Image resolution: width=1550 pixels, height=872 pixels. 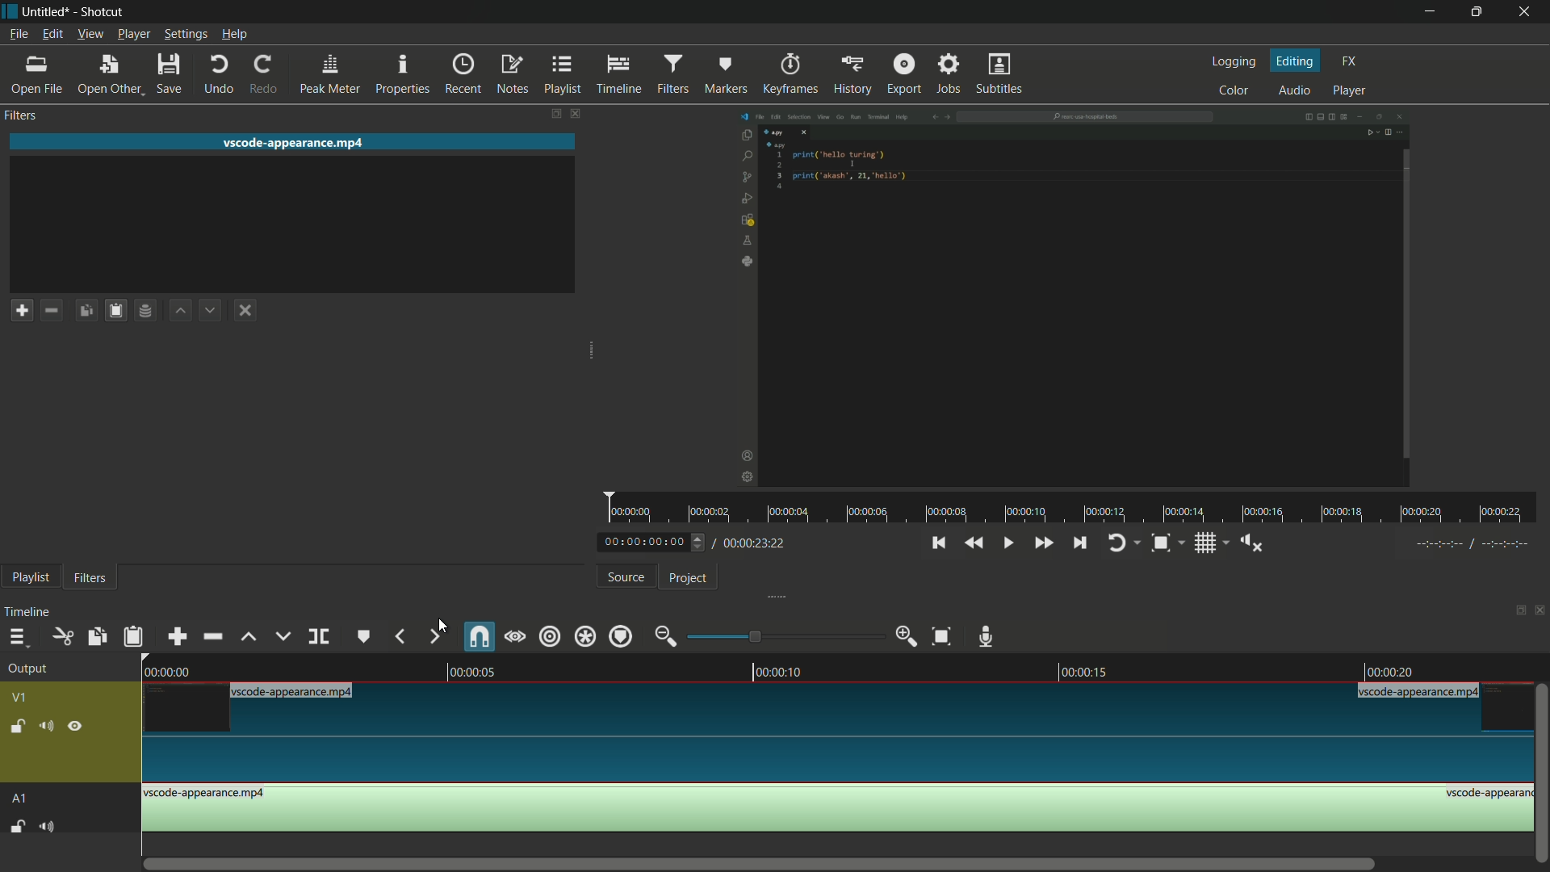 I want to click on open file, so click(x=37, y=75).